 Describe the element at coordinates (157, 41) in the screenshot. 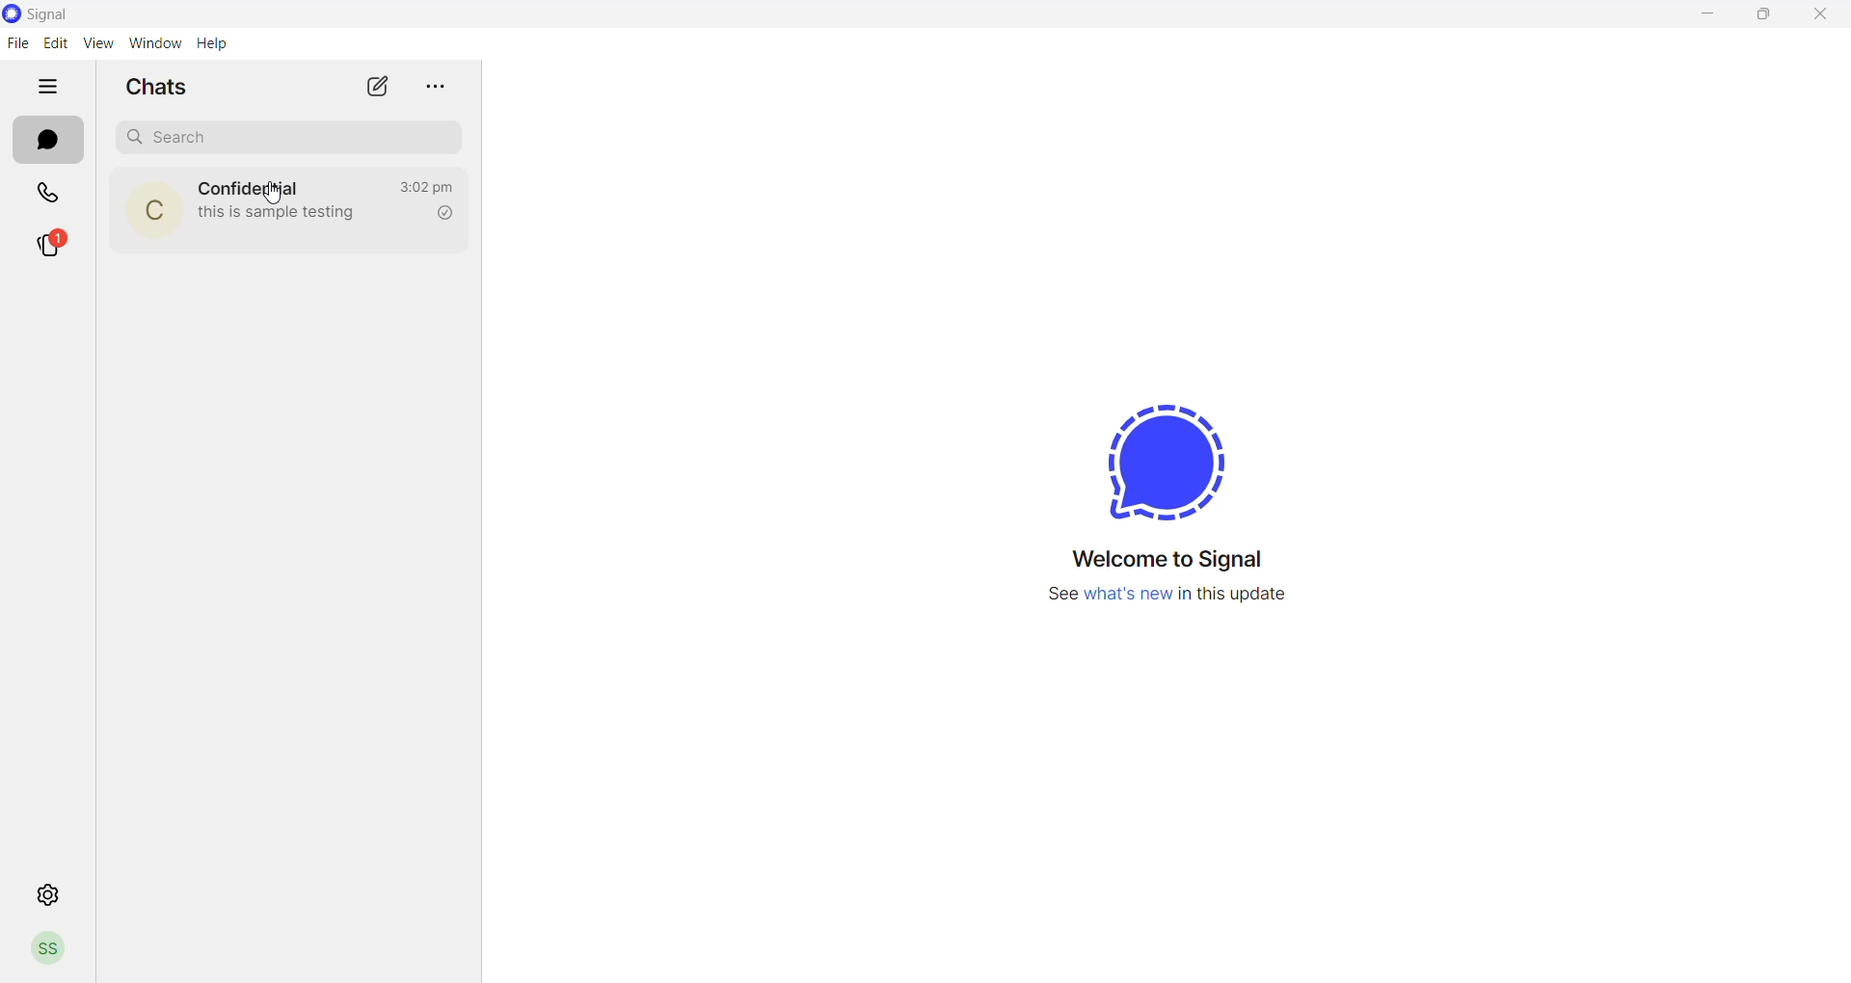

I see `window` at that location.